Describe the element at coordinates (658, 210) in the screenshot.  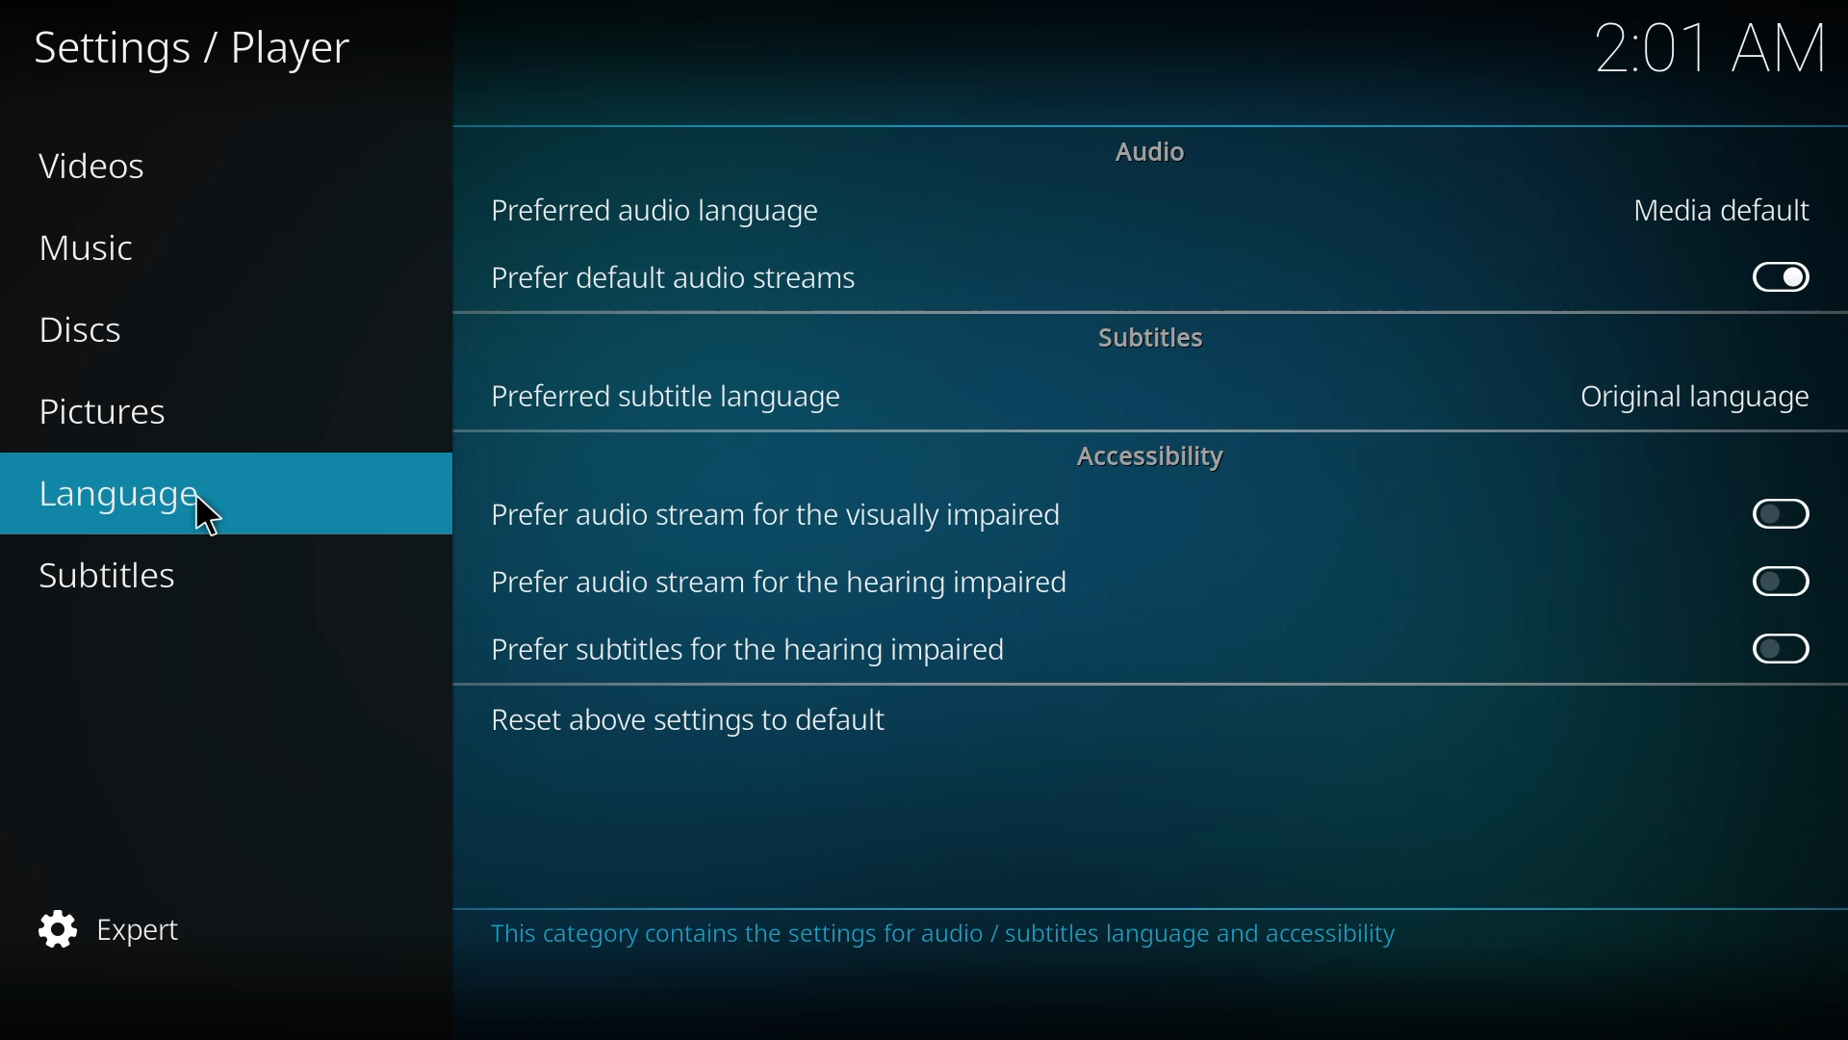
I see `preferred audio language` at that location.